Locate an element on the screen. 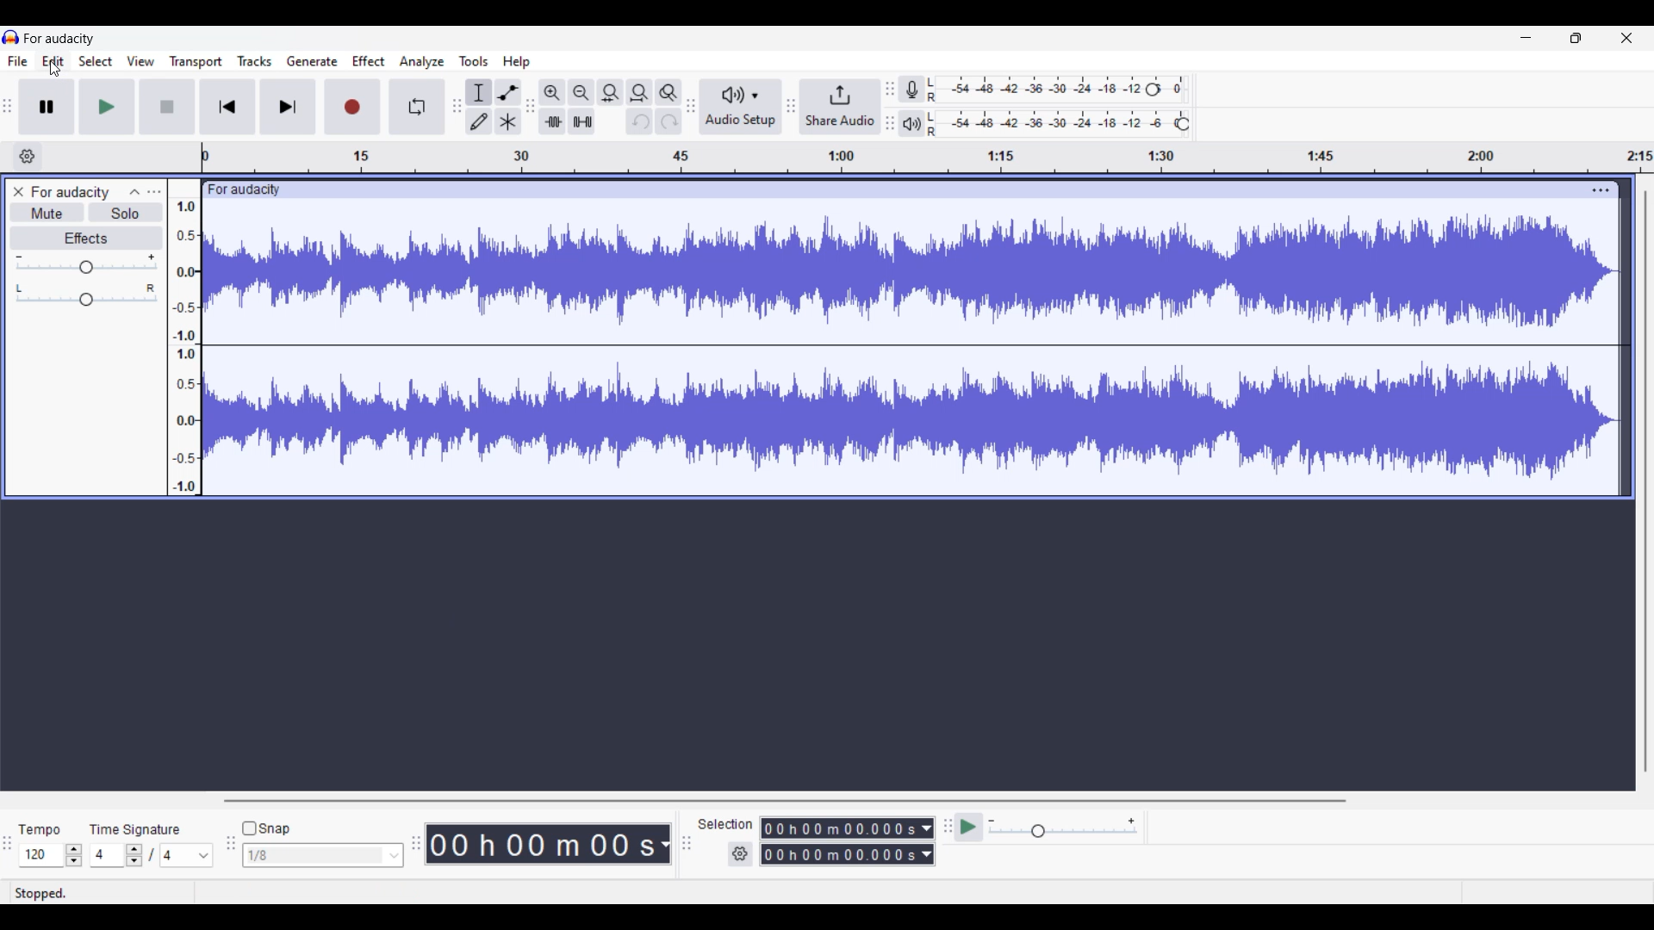 This screenshot has width=1654, height=930. Select menu is located at coordinates (96, 60).